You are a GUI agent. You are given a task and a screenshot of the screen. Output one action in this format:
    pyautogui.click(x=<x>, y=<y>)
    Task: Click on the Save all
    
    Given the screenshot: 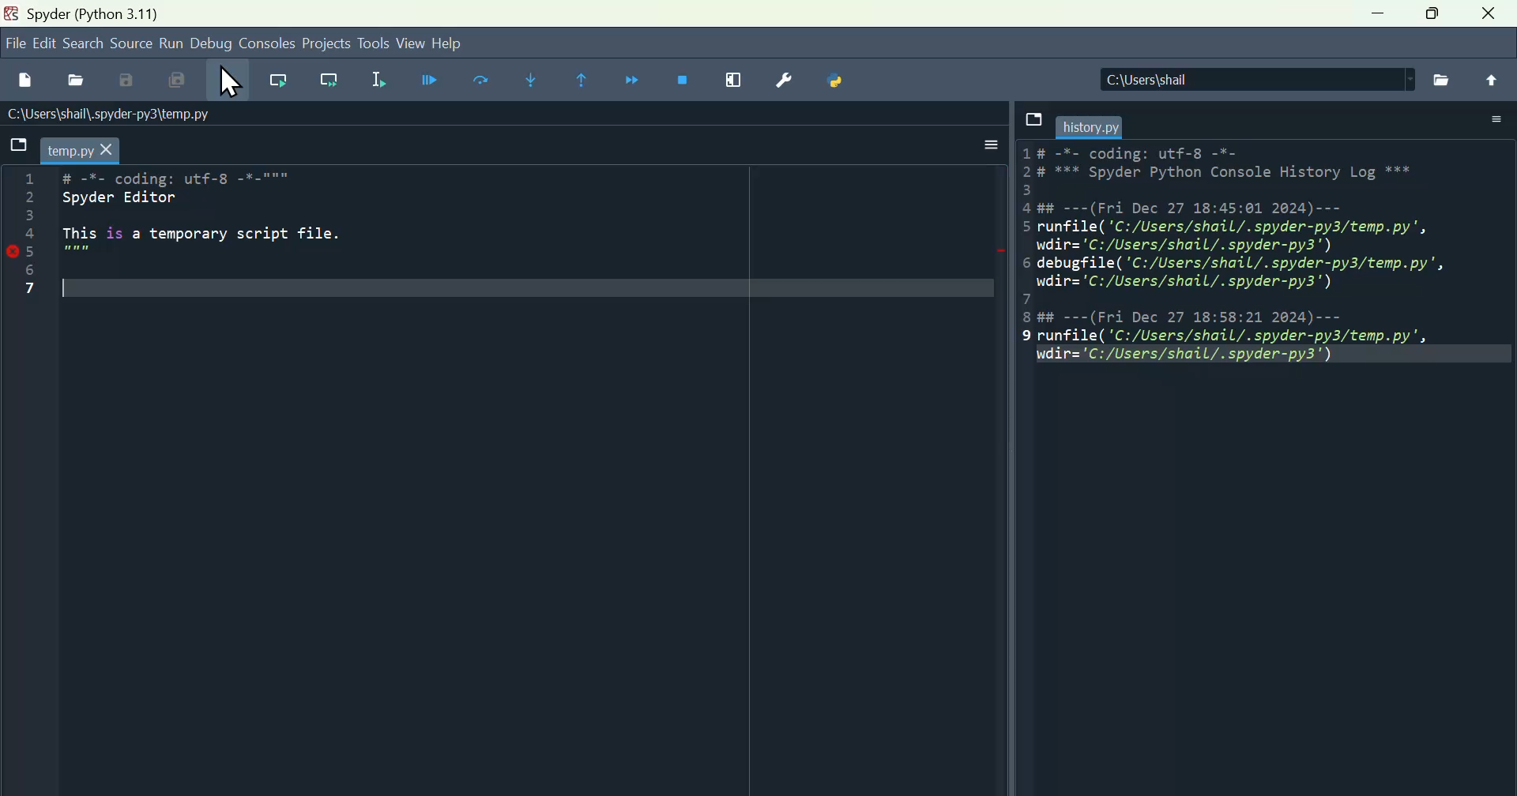 What is the action you would take?
    pyautogui.click(x=183, y=81)
    